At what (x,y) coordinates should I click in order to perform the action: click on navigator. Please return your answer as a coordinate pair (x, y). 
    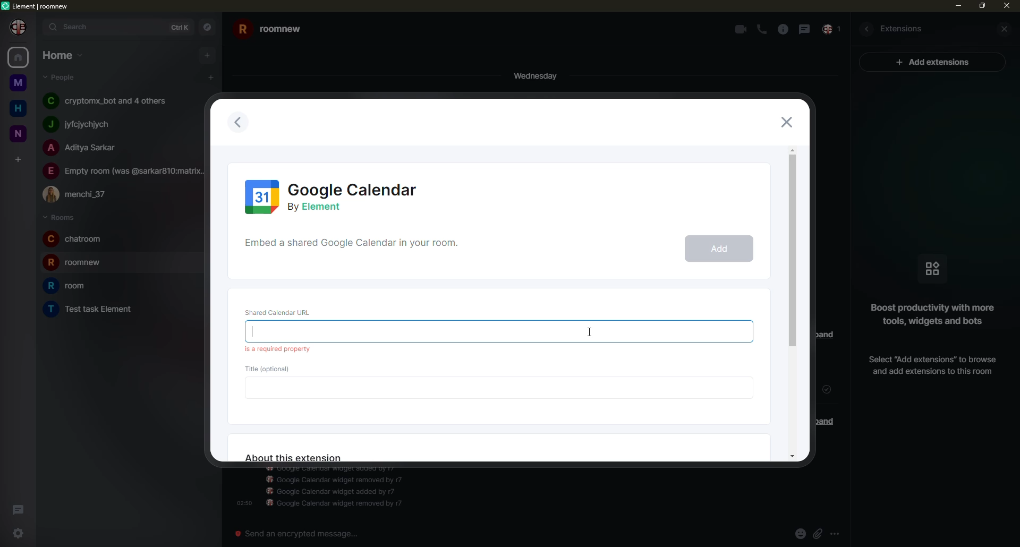
    Looking at the image, I should click on (208, 26).